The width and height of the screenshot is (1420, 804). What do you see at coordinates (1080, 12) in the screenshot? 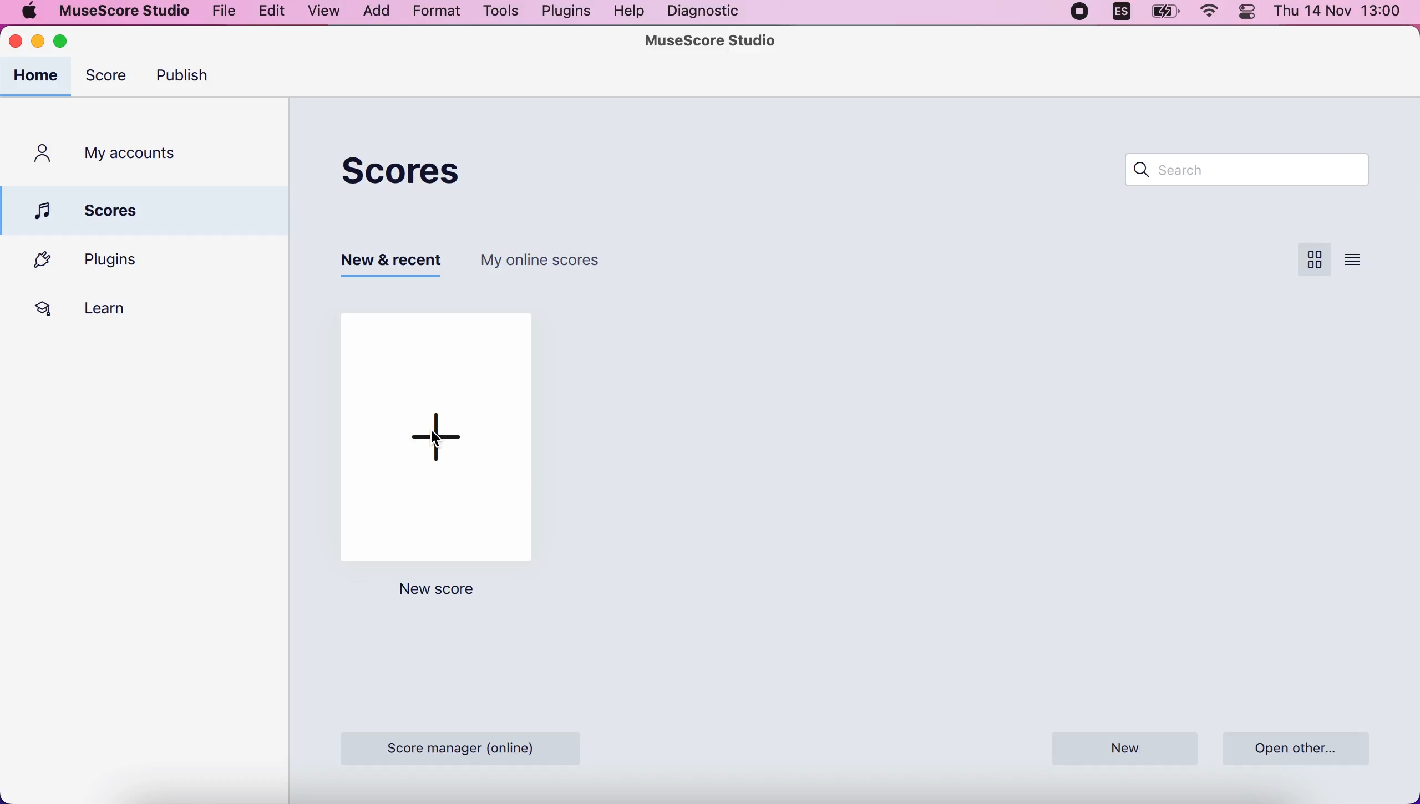
I see `recording stopped` at bounding box center [1080, 12].